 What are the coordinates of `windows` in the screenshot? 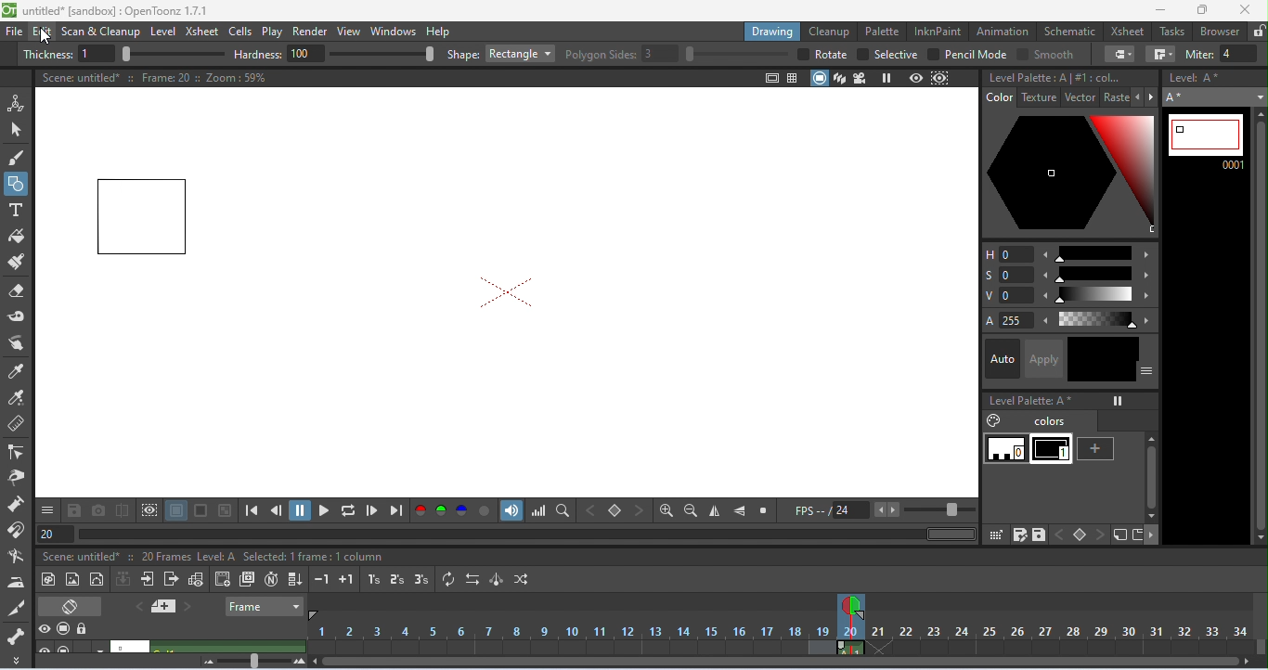 It's located at (392, 32).